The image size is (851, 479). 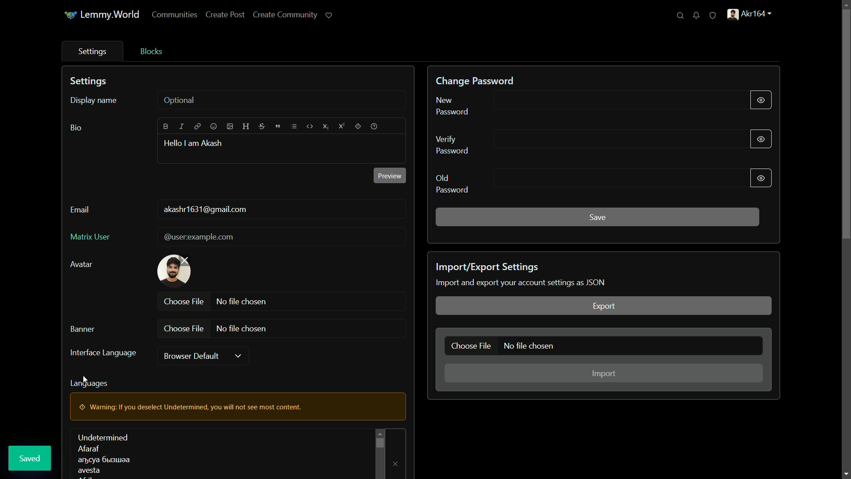 What do you see at coordinates (760, 140) in the screenshot?
I see `show/hide` at bounding box center [760, 140].